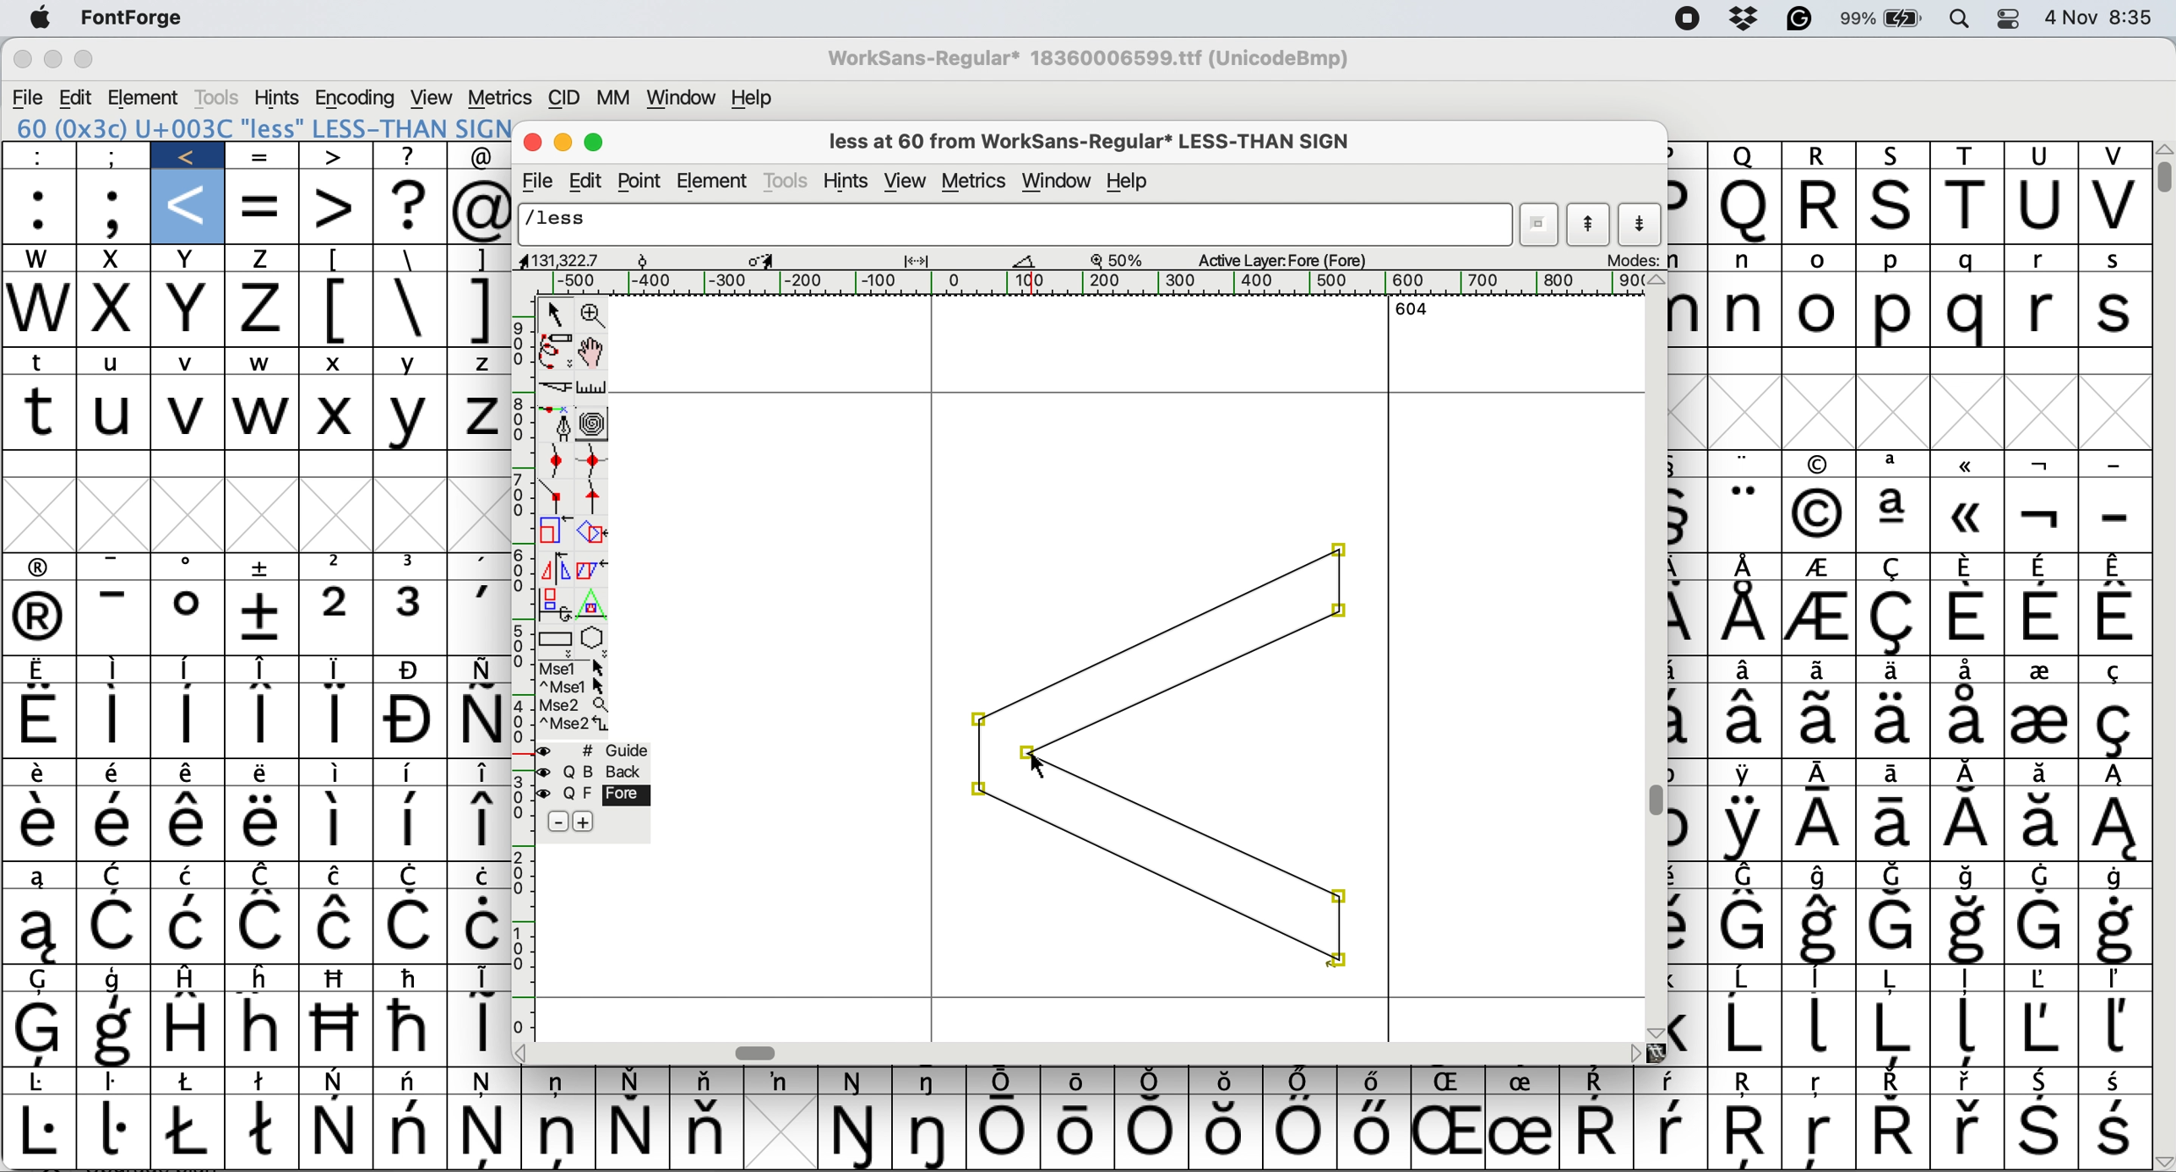 This screenshot has width=2176, height=1172. What do you see at coordinates (411, 773) in the screenshot?
I see `Symbol` at bounding box center [411, 773].